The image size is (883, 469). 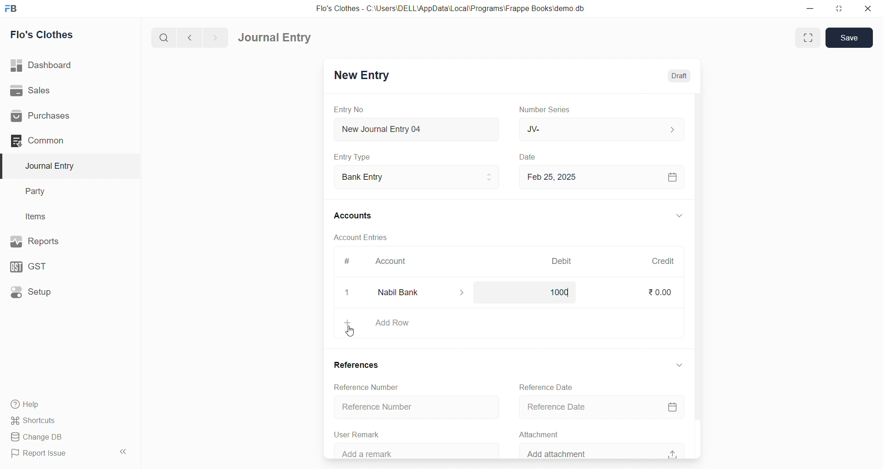 I want to click on GST, so click(x=63, y=264).